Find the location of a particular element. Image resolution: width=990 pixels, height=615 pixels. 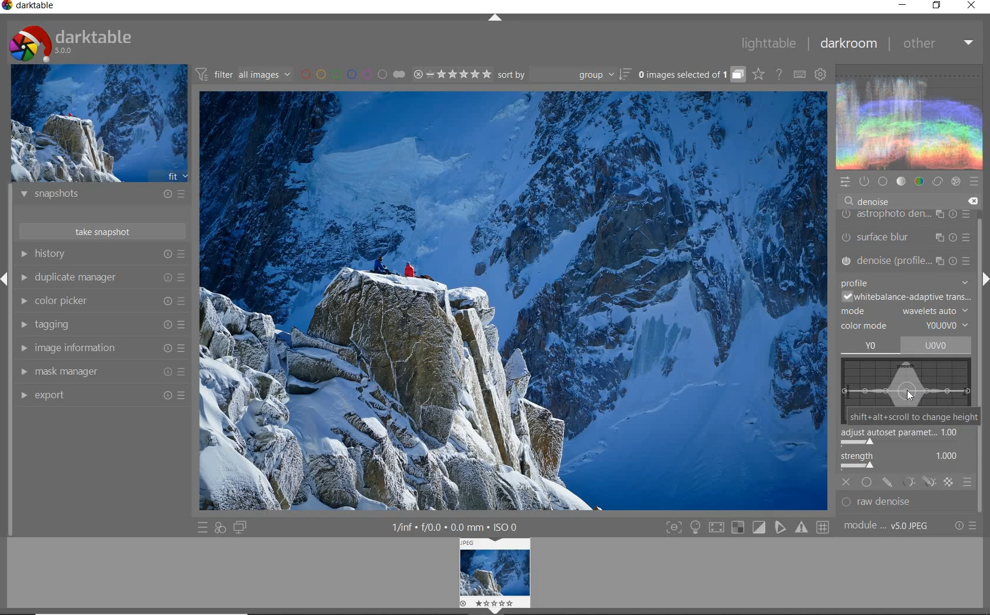

range ratings for selected images is located at coordinates (453, 74).